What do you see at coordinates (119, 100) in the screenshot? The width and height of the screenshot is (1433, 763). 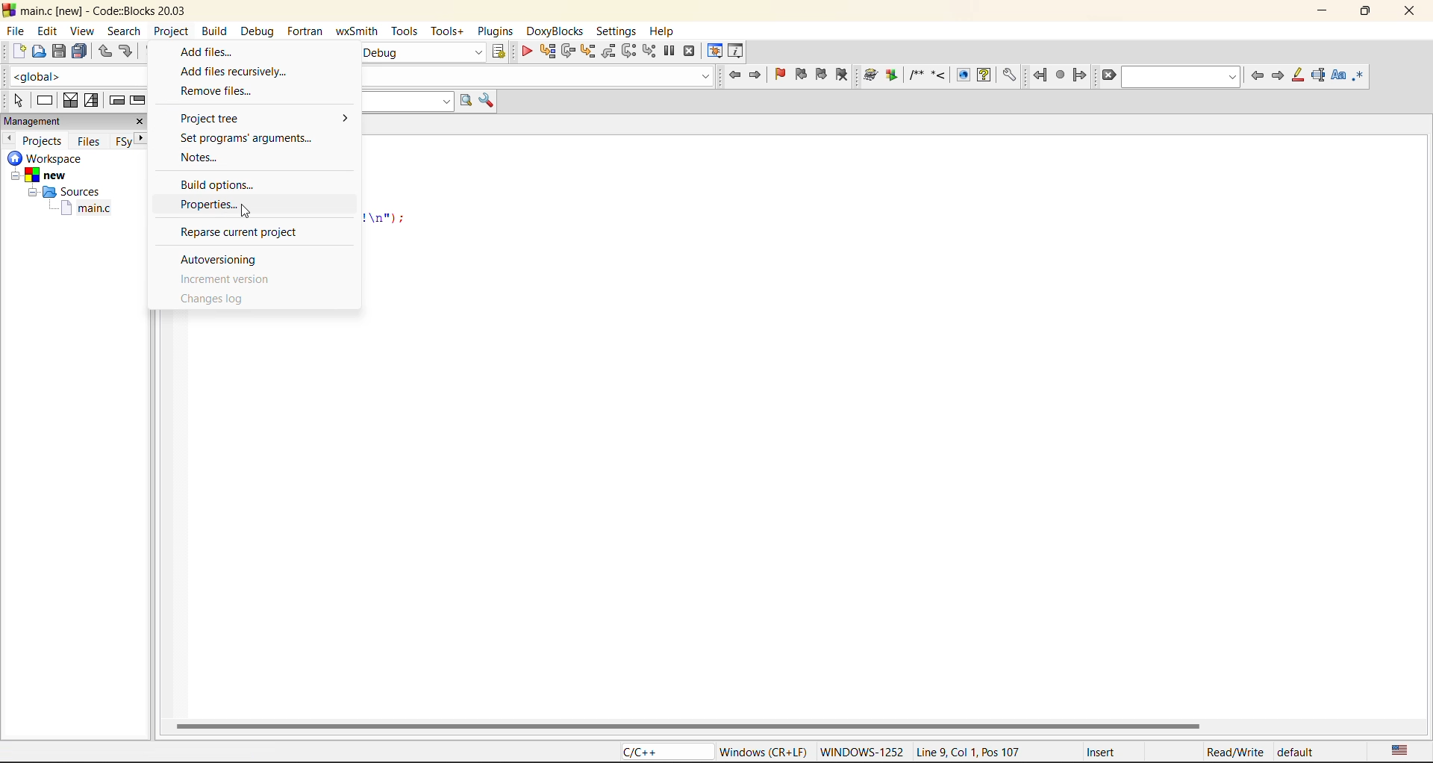 I see `entry condition loop` at bounding box center [119, 100].